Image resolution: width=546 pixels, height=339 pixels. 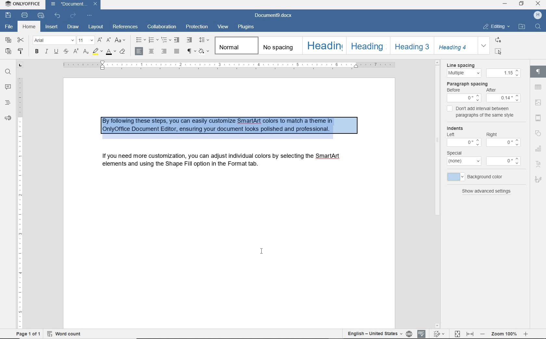 What do you see at coordinates (8, 25) in the screenshot?
I see `file` at bounding box center [8, 25].